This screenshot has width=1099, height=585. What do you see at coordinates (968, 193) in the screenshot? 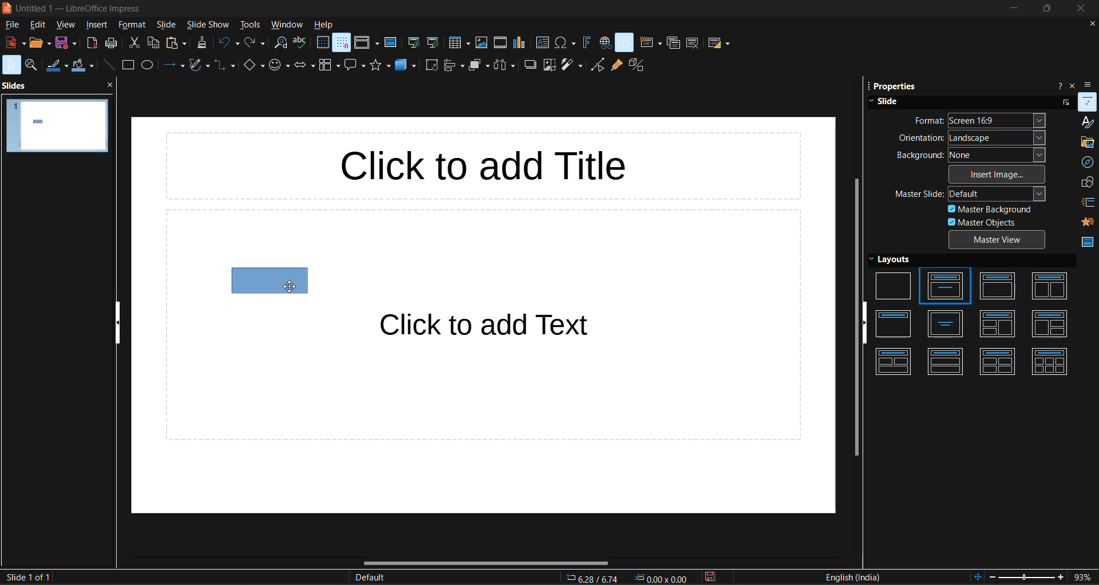
I see `master slide` at bounding box center [968, 193].